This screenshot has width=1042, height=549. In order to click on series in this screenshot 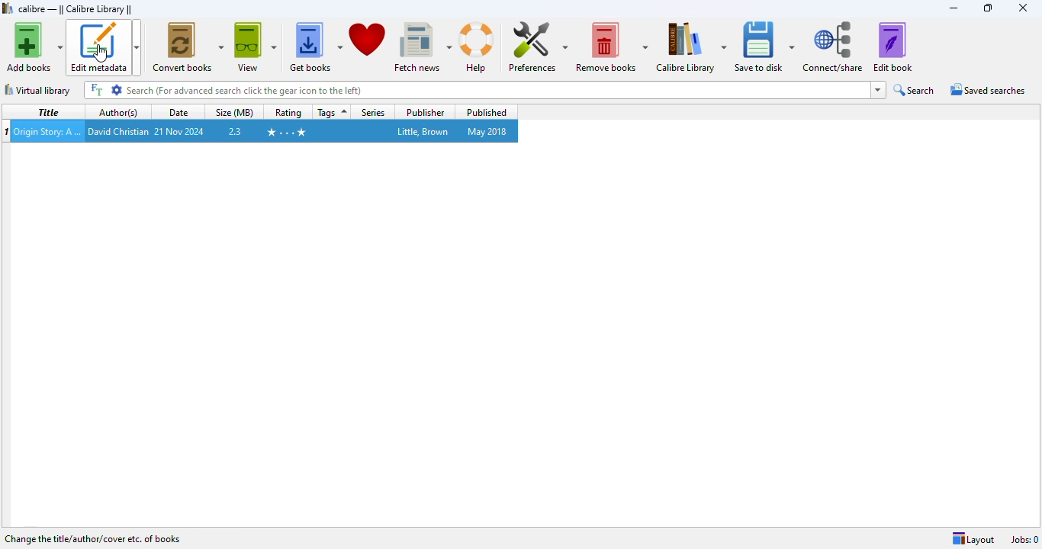, I will do `click(373, 113)`.